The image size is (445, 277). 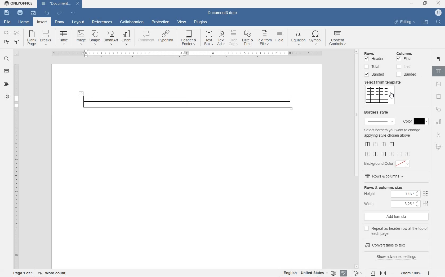 What do you see at coordinates (398, 204) in the screenshot?
I see `Width` at bounding box center [398, 204].